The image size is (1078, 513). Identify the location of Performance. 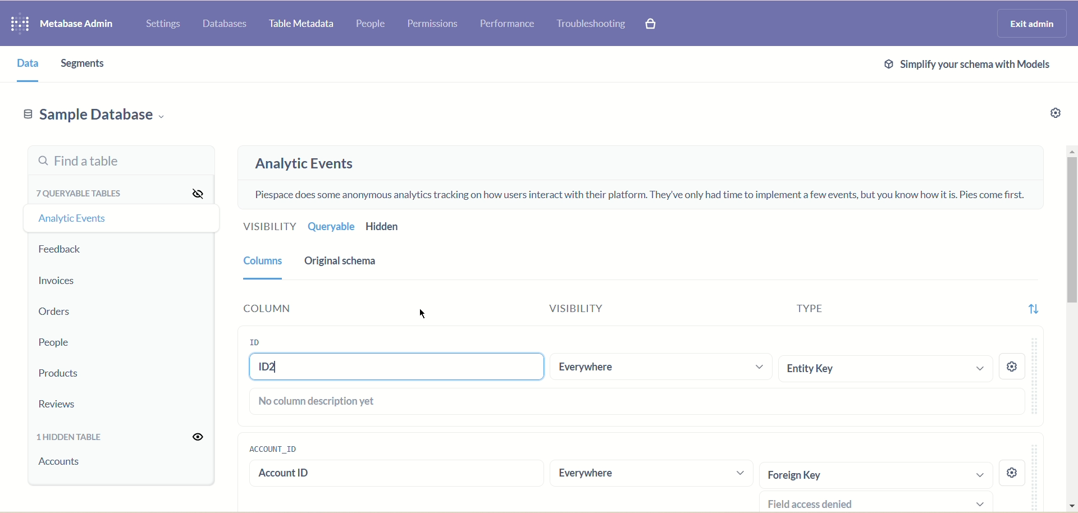
(509, 27).